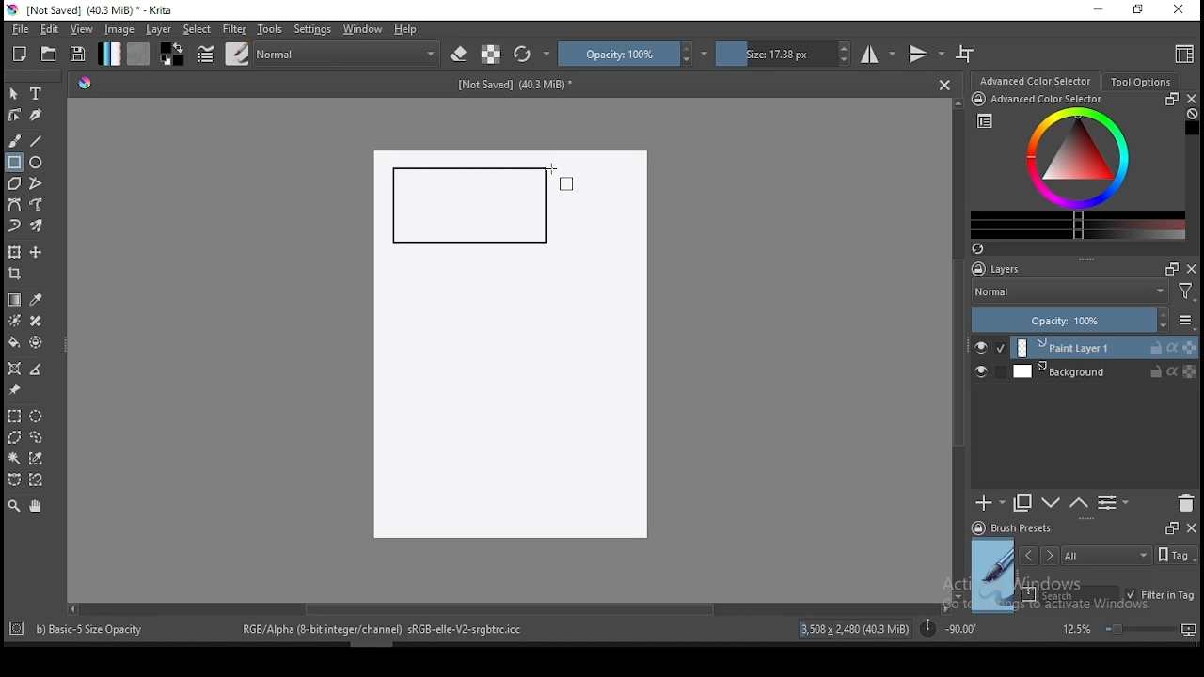 This screenshot has width=1204, height=677. I want to click on new rectangle, so click(467, 205).